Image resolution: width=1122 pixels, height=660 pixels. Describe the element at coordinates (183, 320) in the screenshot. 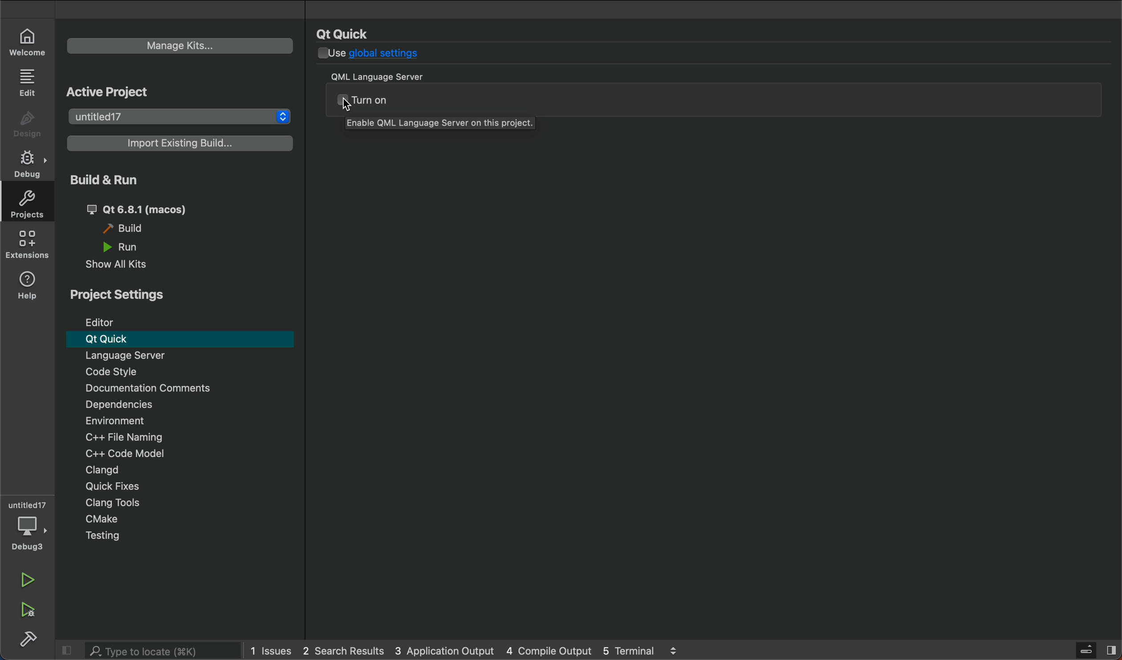

I see `editor` at that location.